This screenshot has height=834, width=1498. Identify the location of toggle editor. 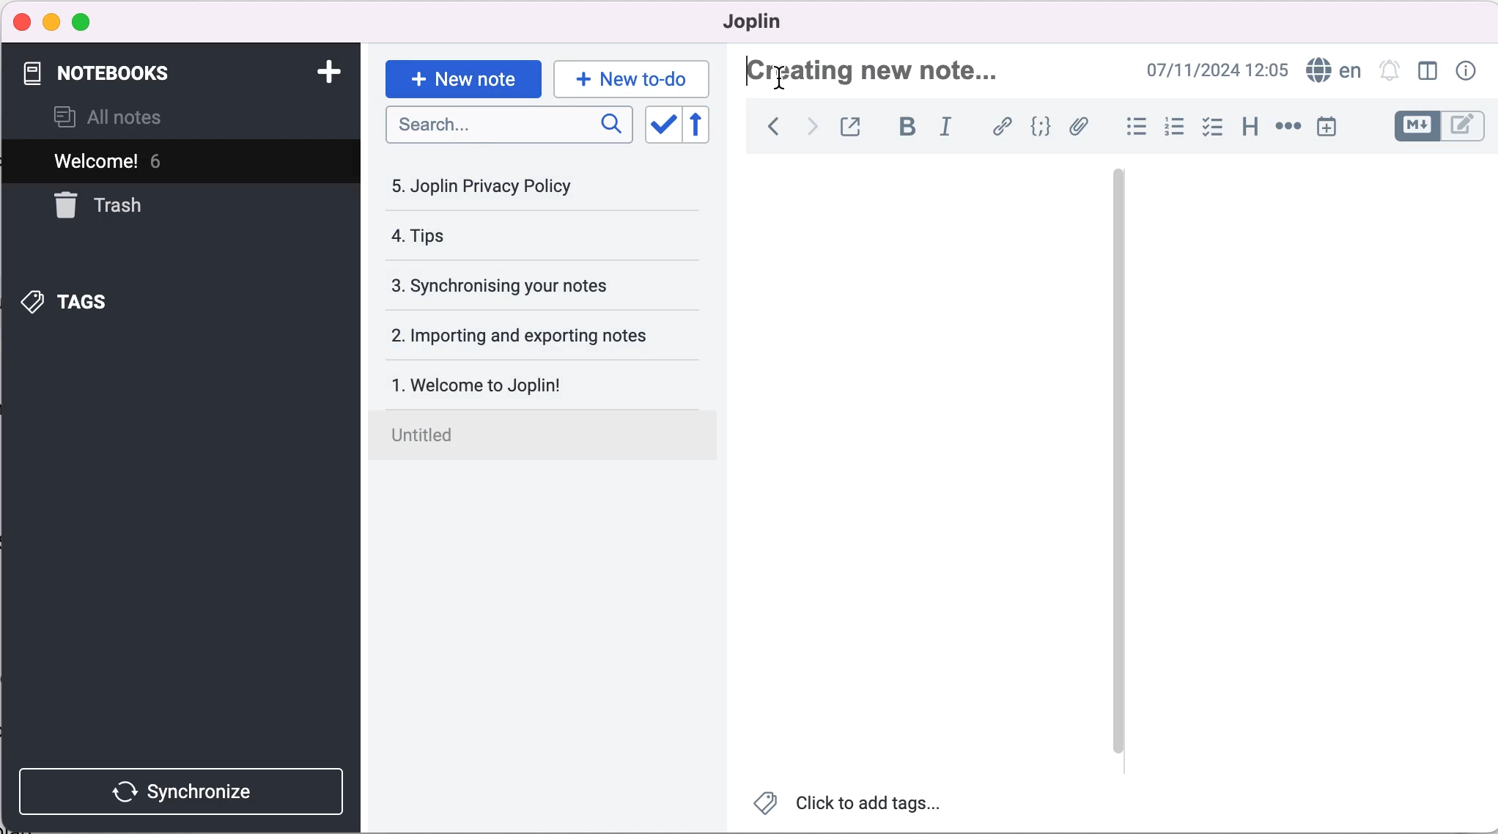
(1441, 125).